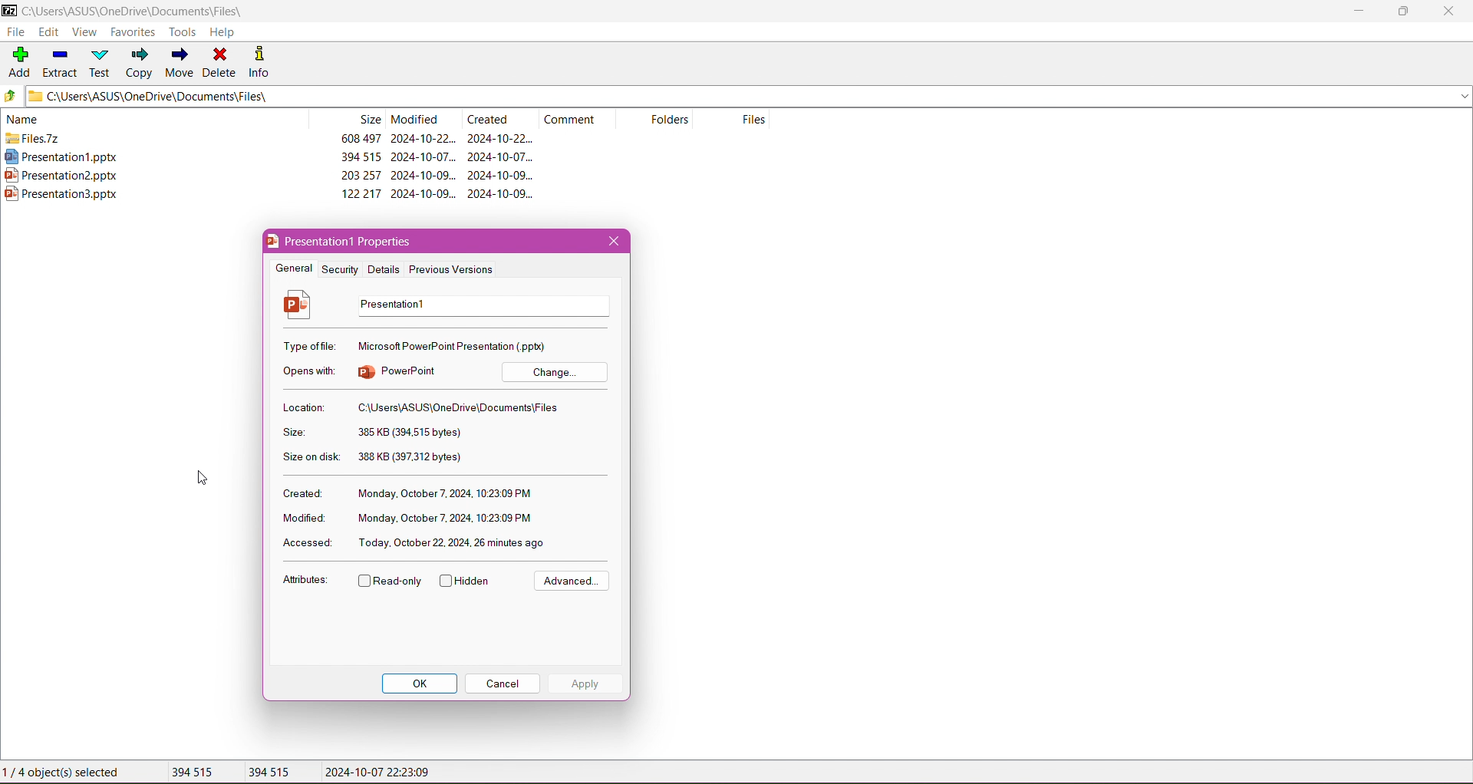 The width and height of the screenshot is (1473, 784). I want to click on presentation 1 properties, so click(420, 242).